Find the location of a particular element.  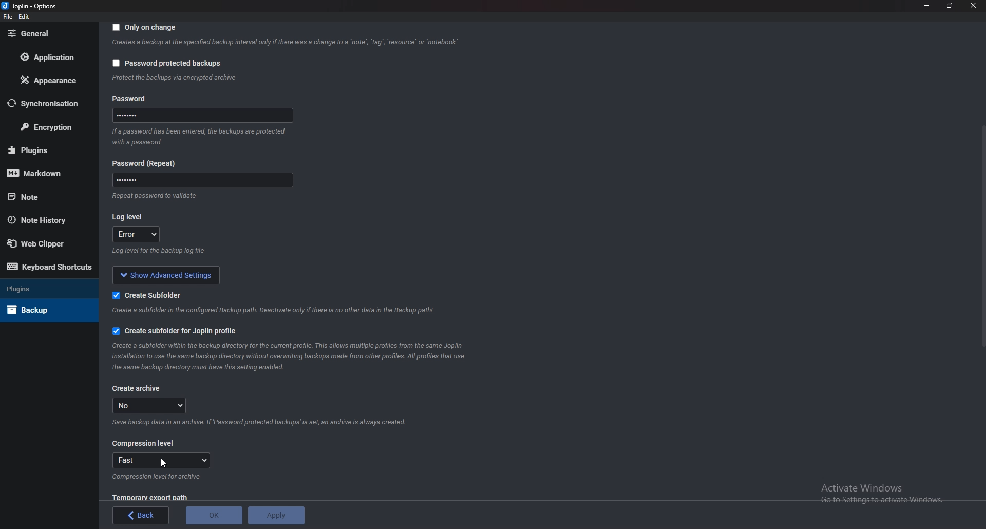

O K is located at coordinates (214, 516).